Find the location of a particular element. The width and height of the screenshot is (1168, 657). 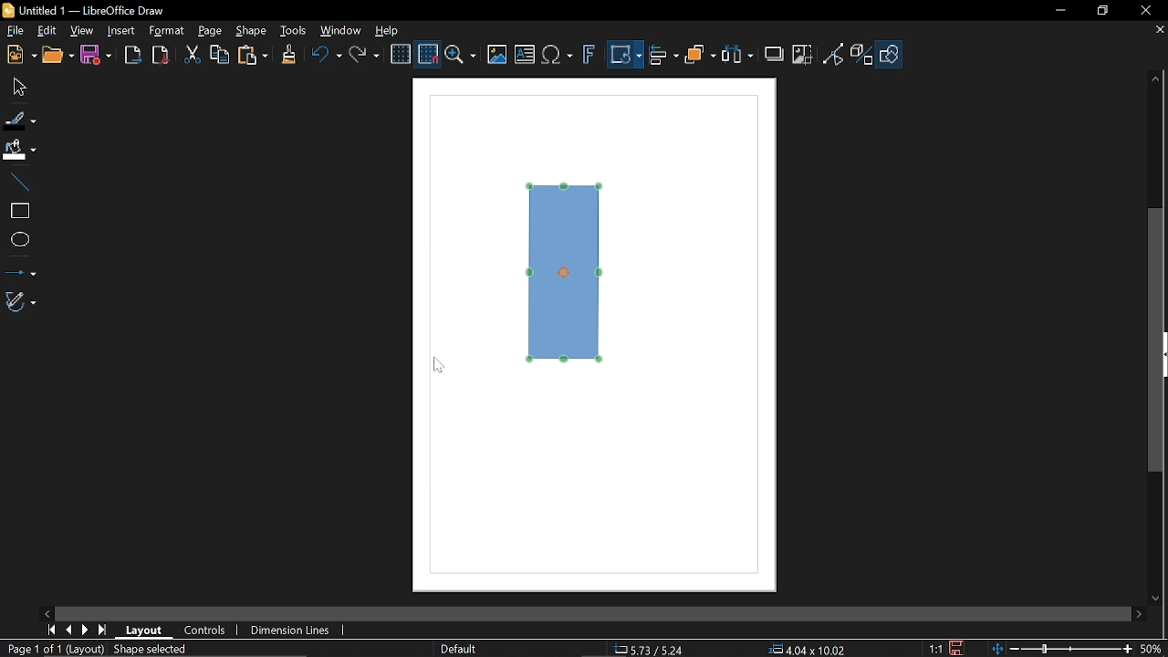

Shape is located at coordinates (254, 32).